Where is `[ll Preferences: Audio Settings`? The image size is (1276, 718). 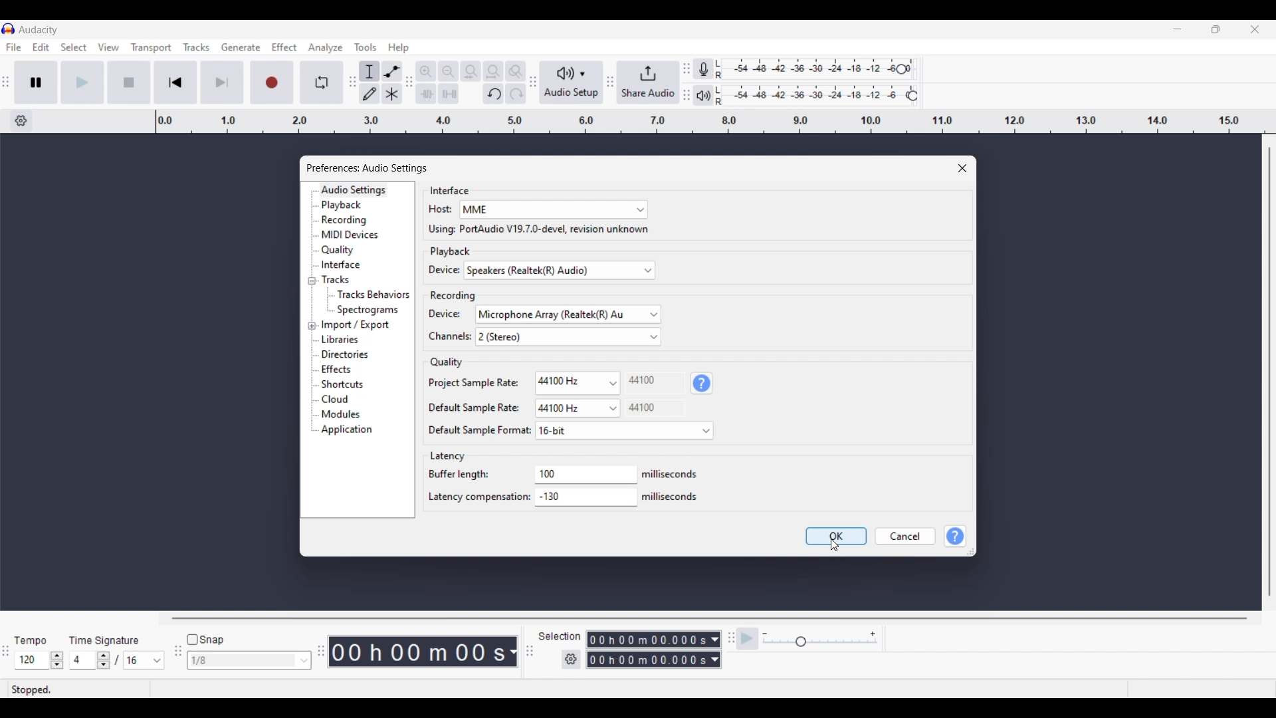 [ll Preferences: Audio Settings is located at coordinates (370, 167).